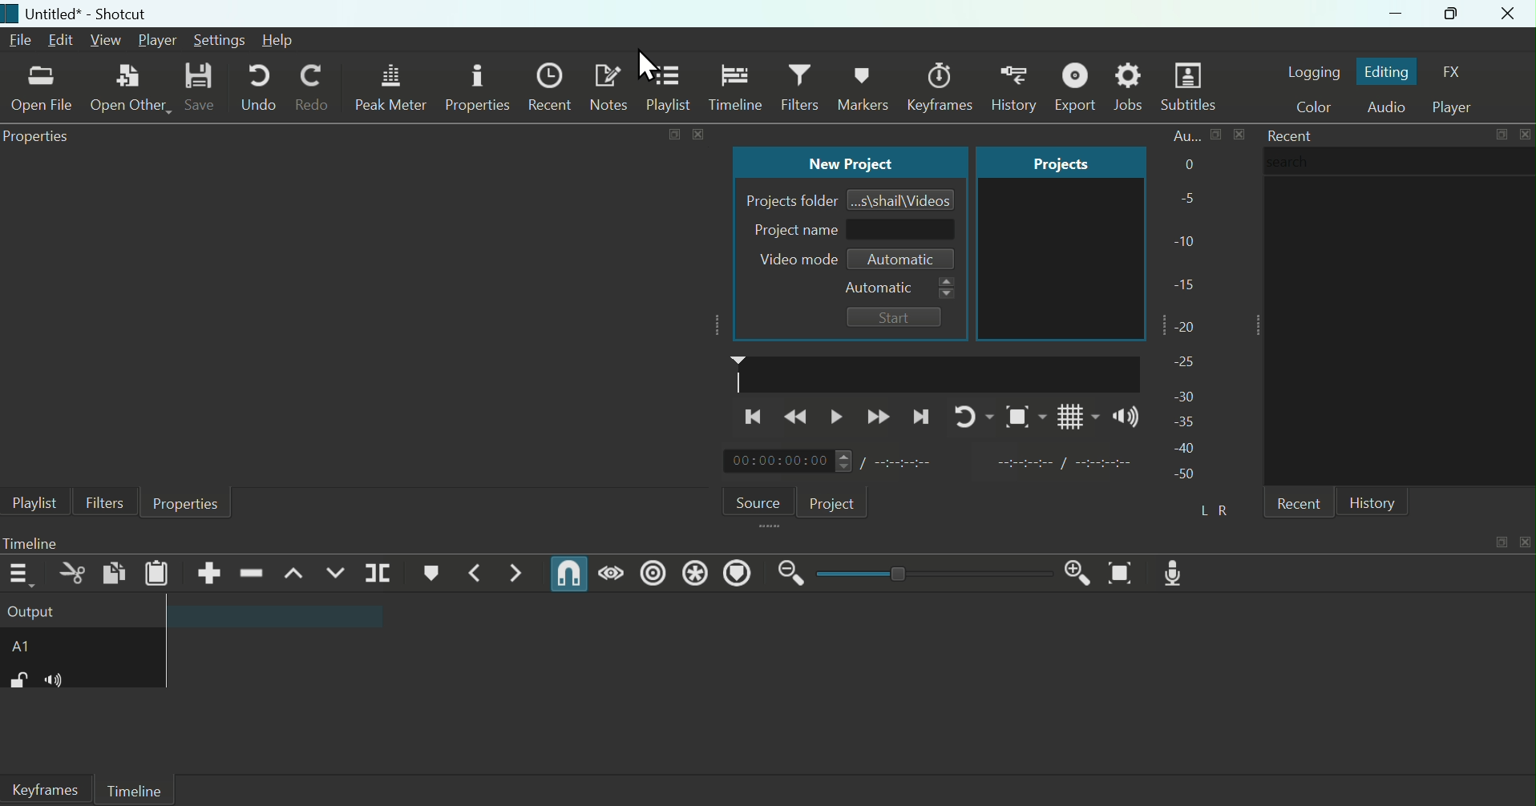 This screenshot has height=806, width=1536. I want to click on -50, so click(1184, 475).